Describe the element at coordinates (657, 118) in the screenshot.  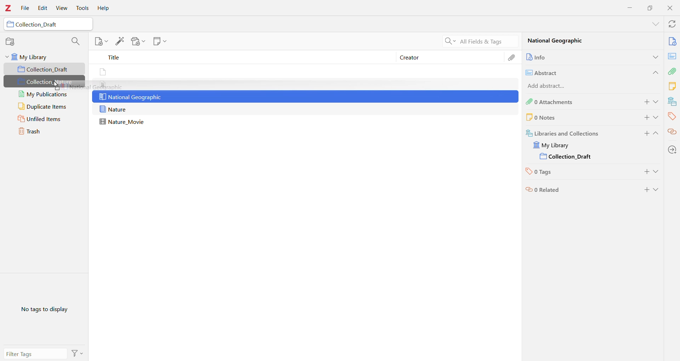
I see `Expand Section` at that location.